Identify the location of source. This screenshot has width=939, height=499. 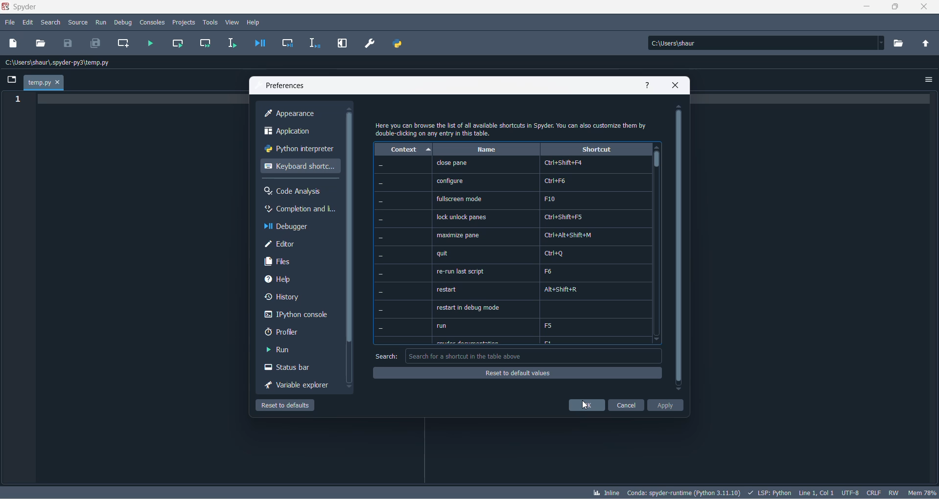
(78, 23).